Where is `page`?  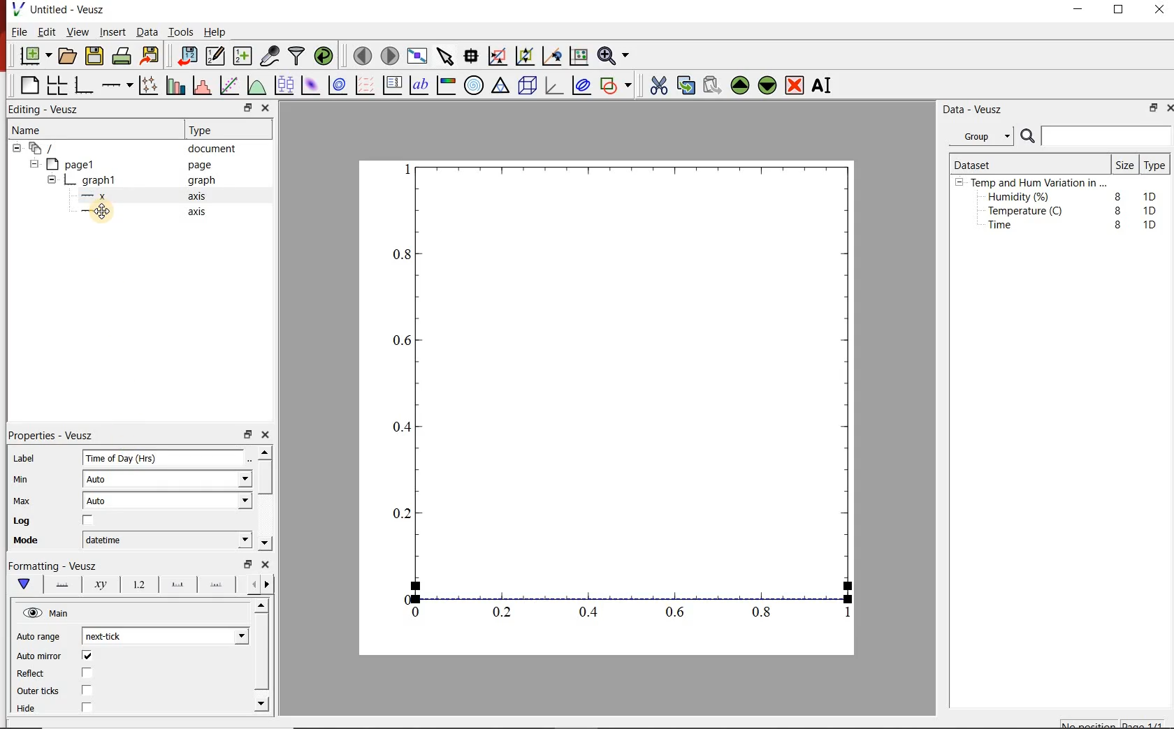
page is located at coordinates (203, 165).